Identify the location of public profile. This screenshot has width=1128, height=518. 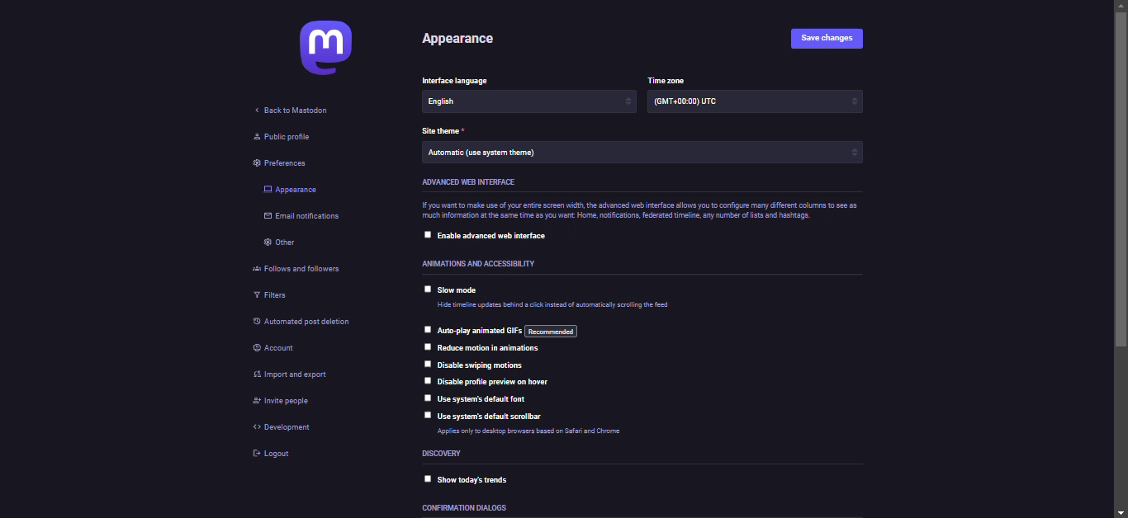
(278, 138).